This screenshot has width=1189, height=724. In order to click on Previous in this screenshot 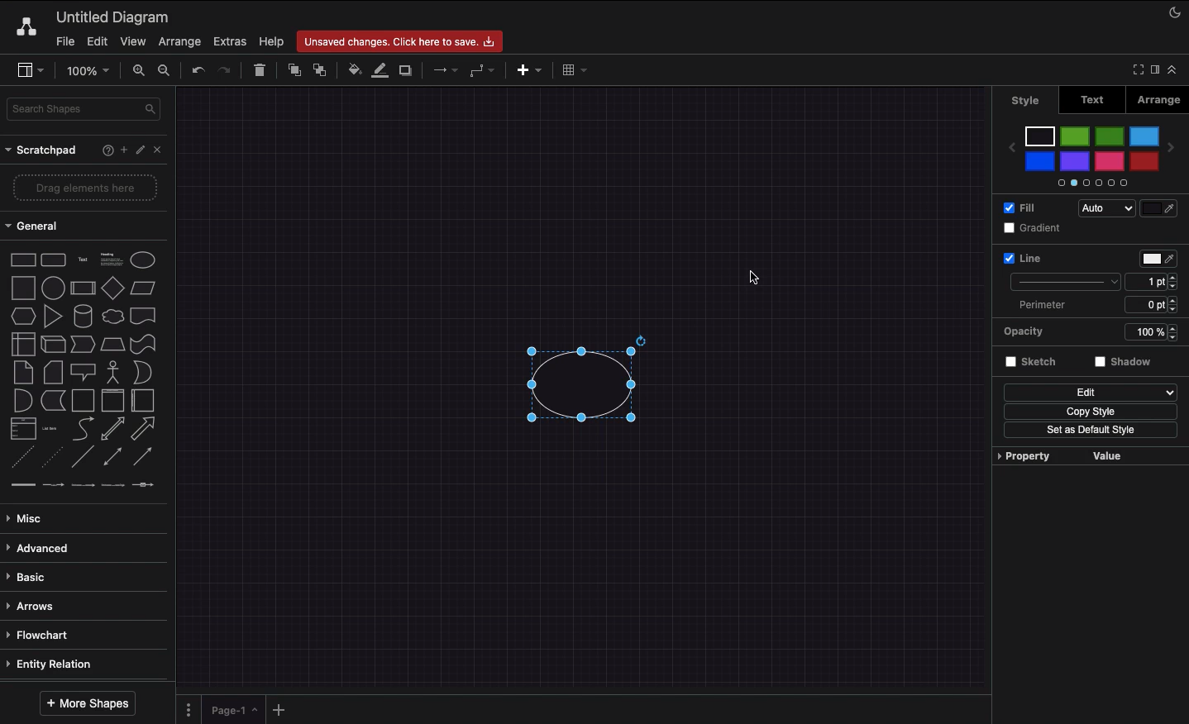, I will do `click(1007, 149)`.